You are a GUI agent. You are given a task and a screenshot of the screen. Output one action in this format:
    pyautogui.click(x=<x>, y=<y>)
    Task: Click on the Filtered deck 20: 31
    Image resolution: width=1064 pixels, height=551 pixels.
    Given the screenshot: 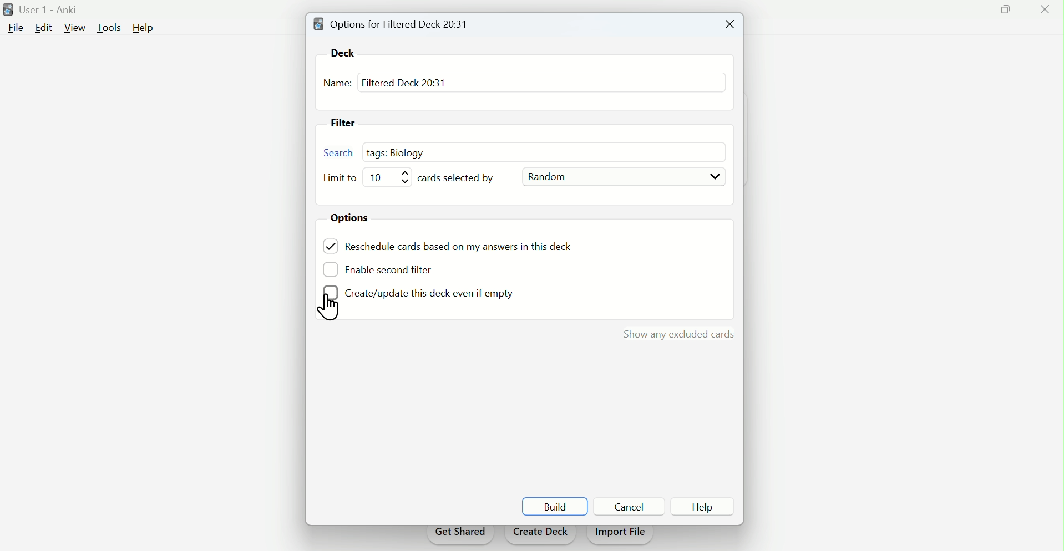 What is the action you would take?
    pyautogui.click(x=403, y=82)
    